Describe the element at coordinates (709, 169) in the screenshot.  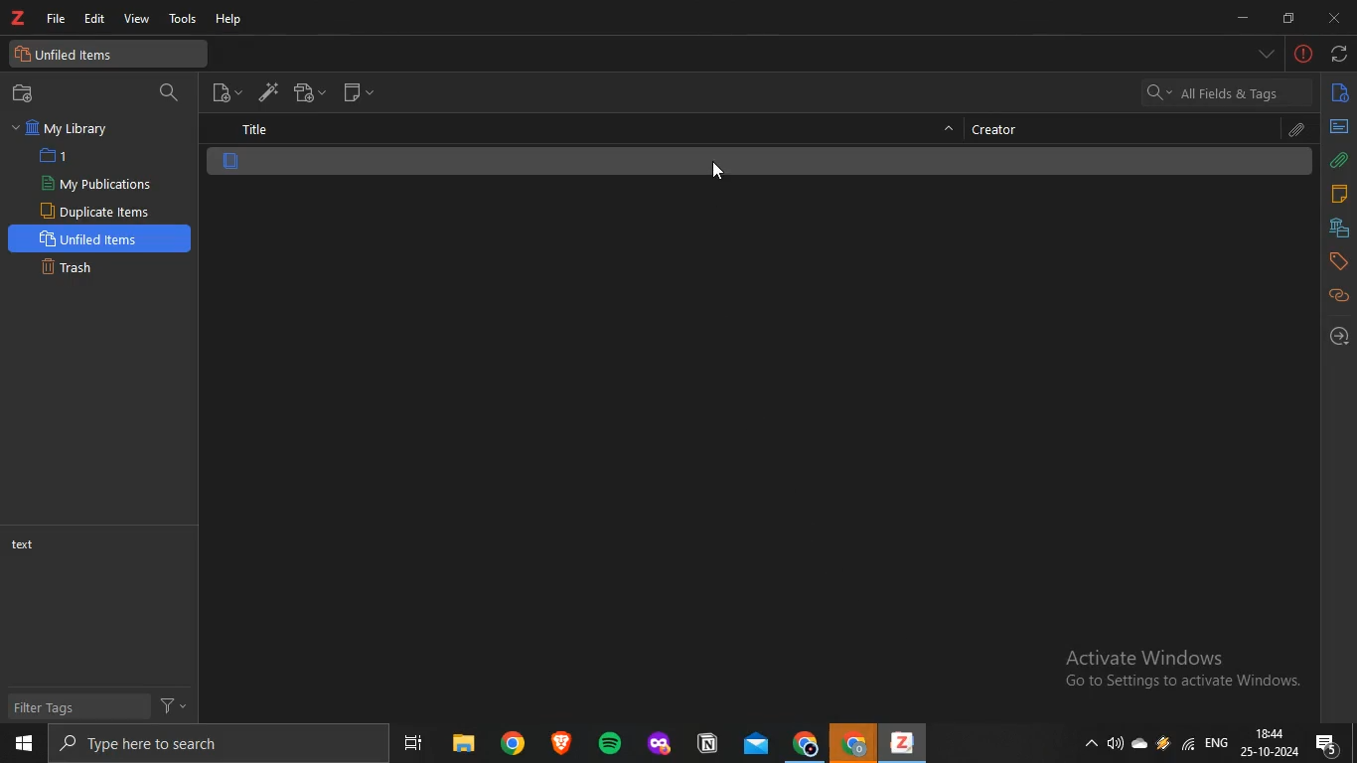
I see `cursor` at that location.